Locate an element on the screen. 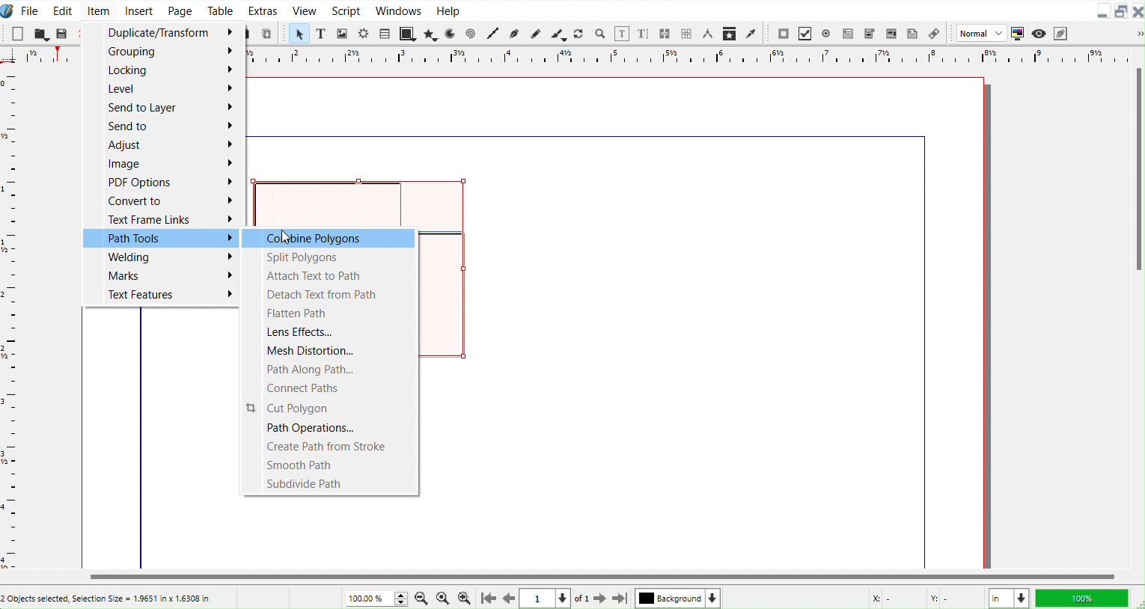 The height and width of the screenshot is (609, 1145). Shapes is located at coordinates (364, 200).